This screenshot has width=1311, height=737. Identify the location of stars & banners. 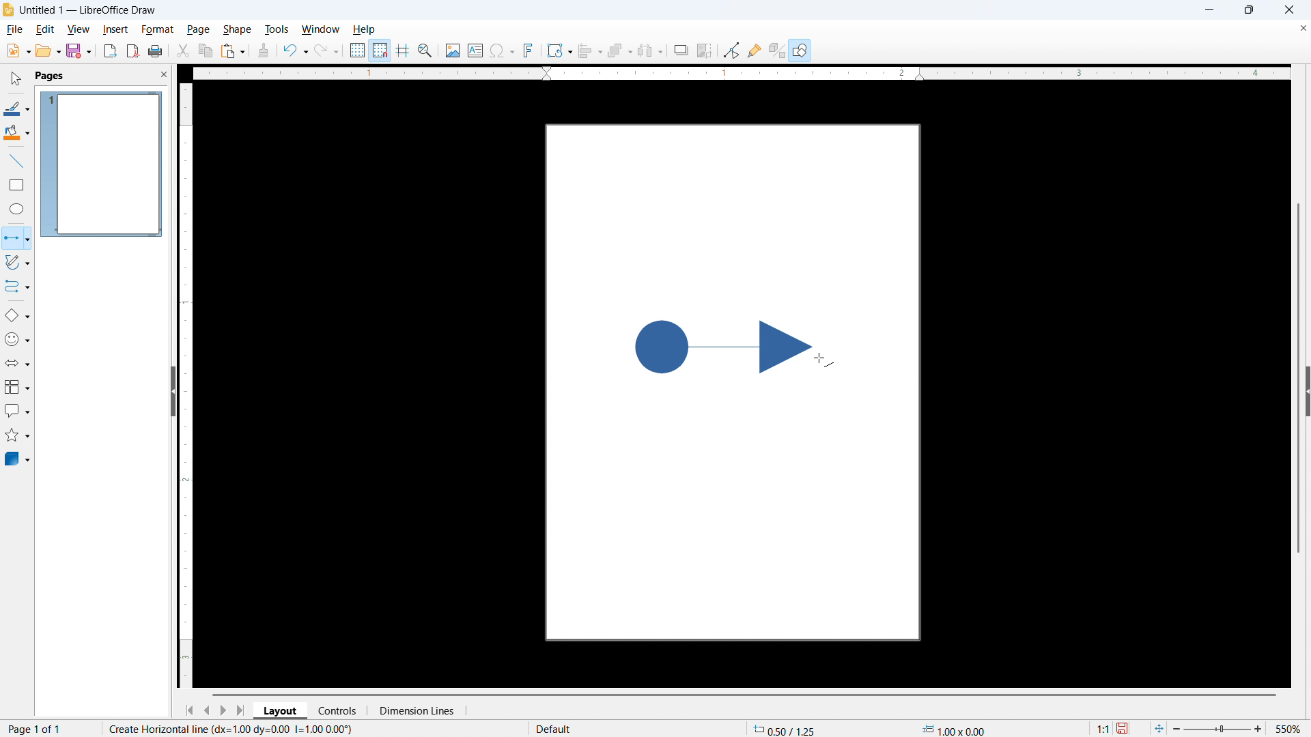
(17, 435).